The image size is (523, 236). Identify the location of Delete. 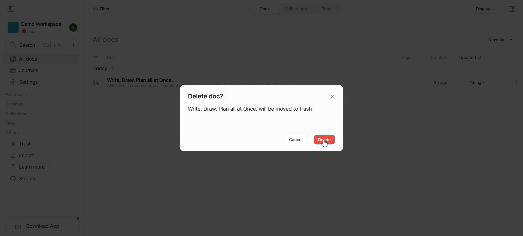
(324, 139).